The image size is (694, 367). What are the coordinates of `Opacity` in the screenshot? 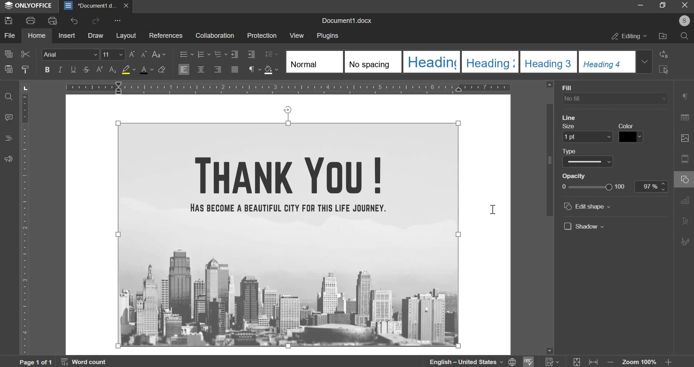 It's located at (591, 183).